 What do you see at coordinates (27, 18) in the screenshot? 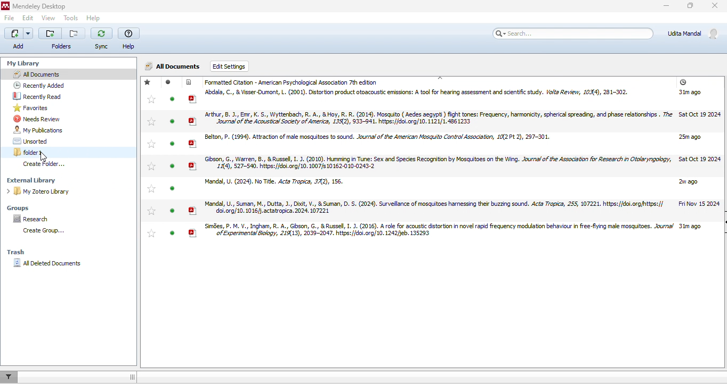
I see `edit` at bounding box center [27, 18].